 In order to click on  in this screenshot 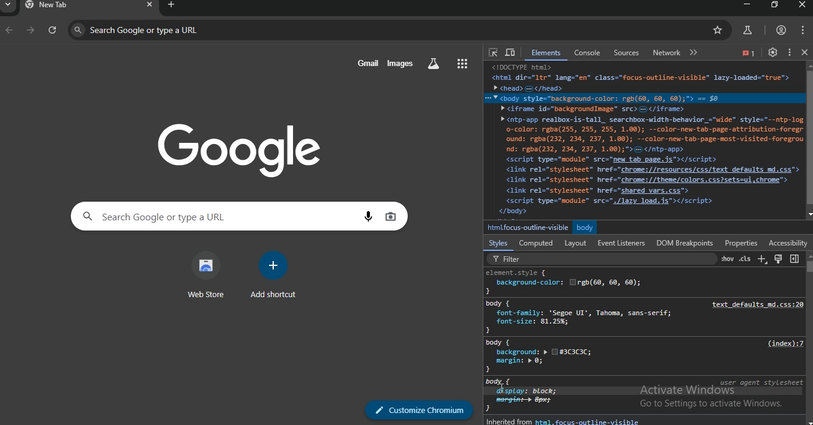, I will do `click(790, 53)`.